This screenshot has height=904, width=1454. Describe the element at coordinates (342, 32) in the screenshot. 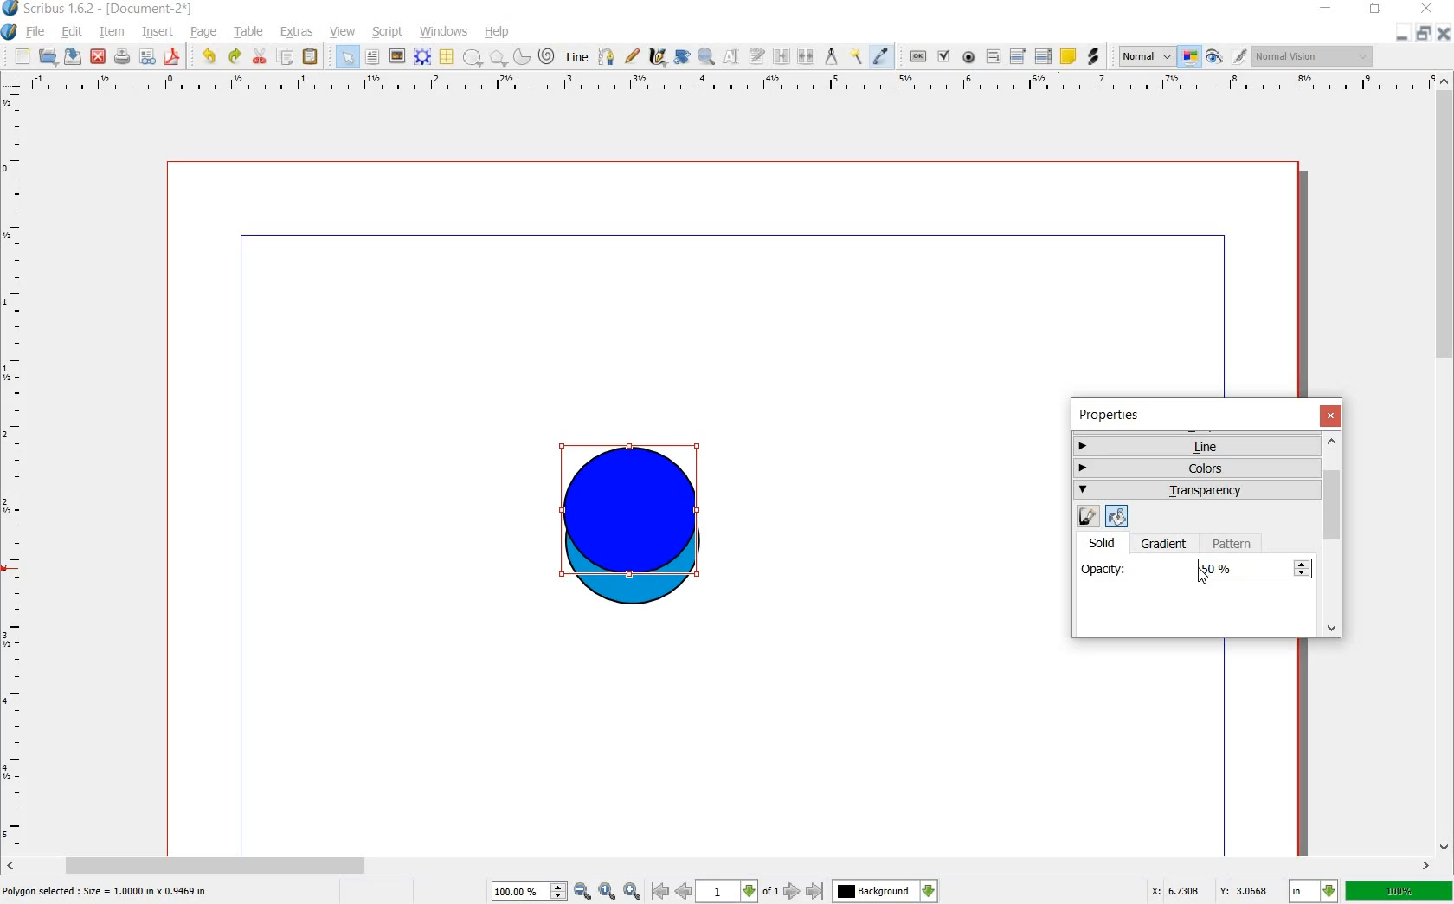

I see `view` at that location.